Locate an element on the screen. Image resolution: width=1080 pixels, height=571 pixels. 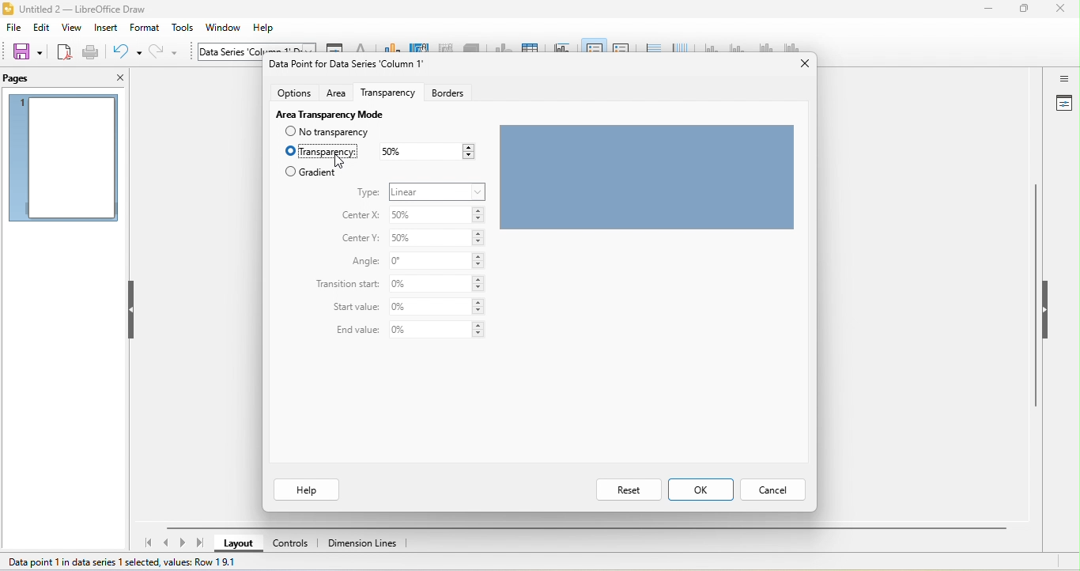
data table is located at coordinates (529, 46).